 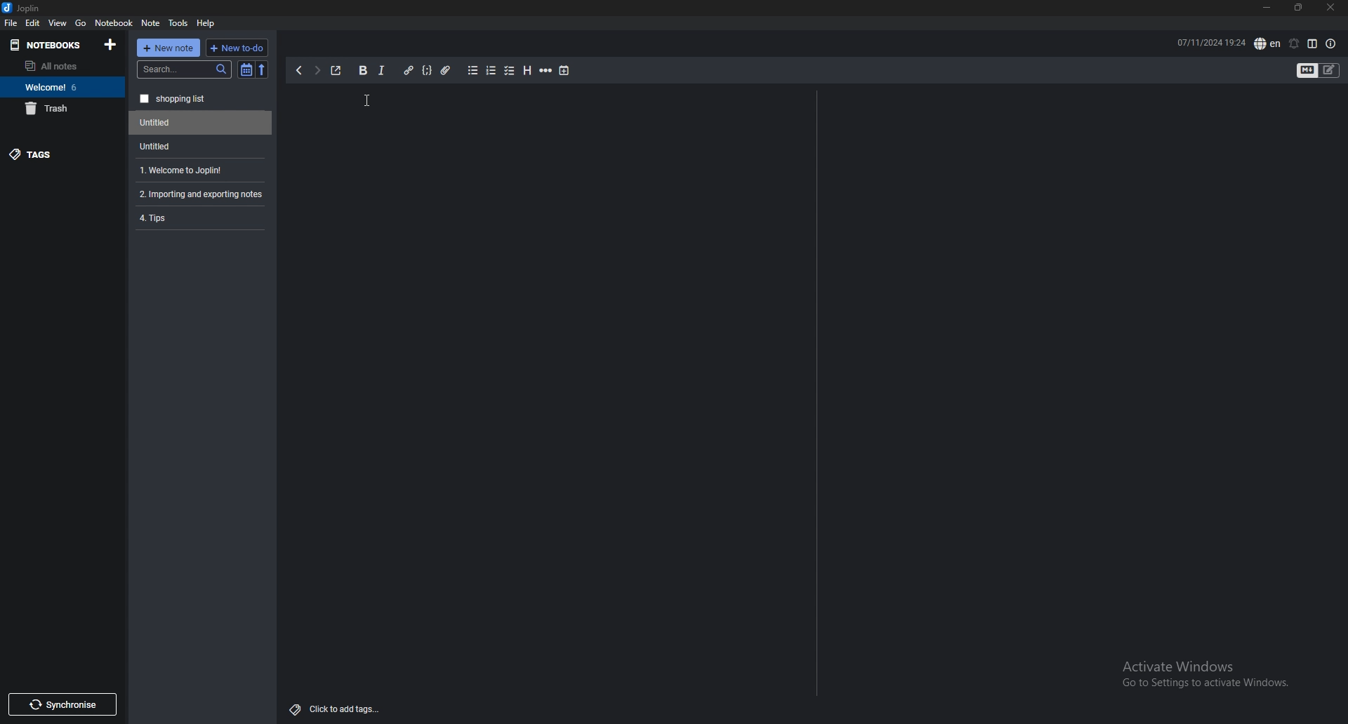 I want to click on close, so click(x=1330, y=8).